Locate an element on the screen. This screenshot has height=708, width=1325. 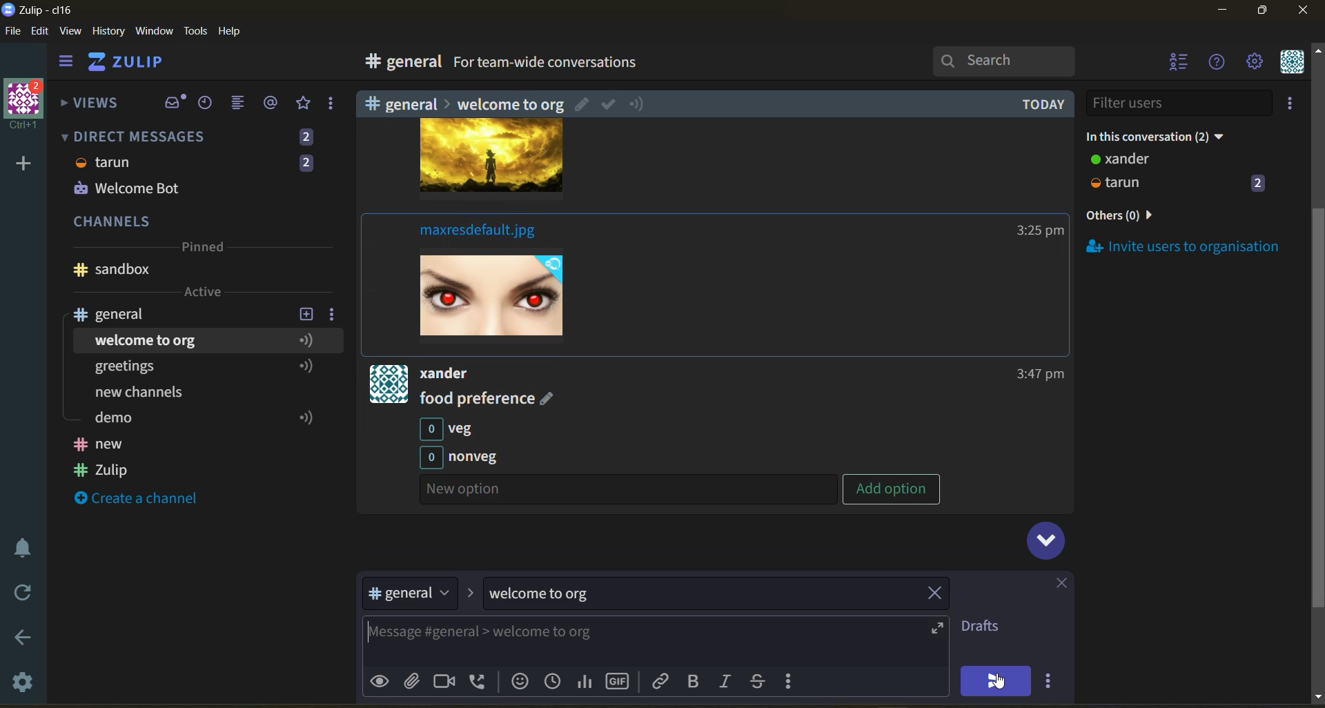
upload files is located at coordinates (416, 679).